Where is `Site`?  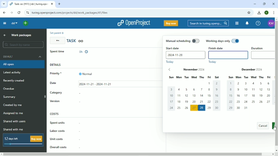 Site is located at coordinates (70, 13).